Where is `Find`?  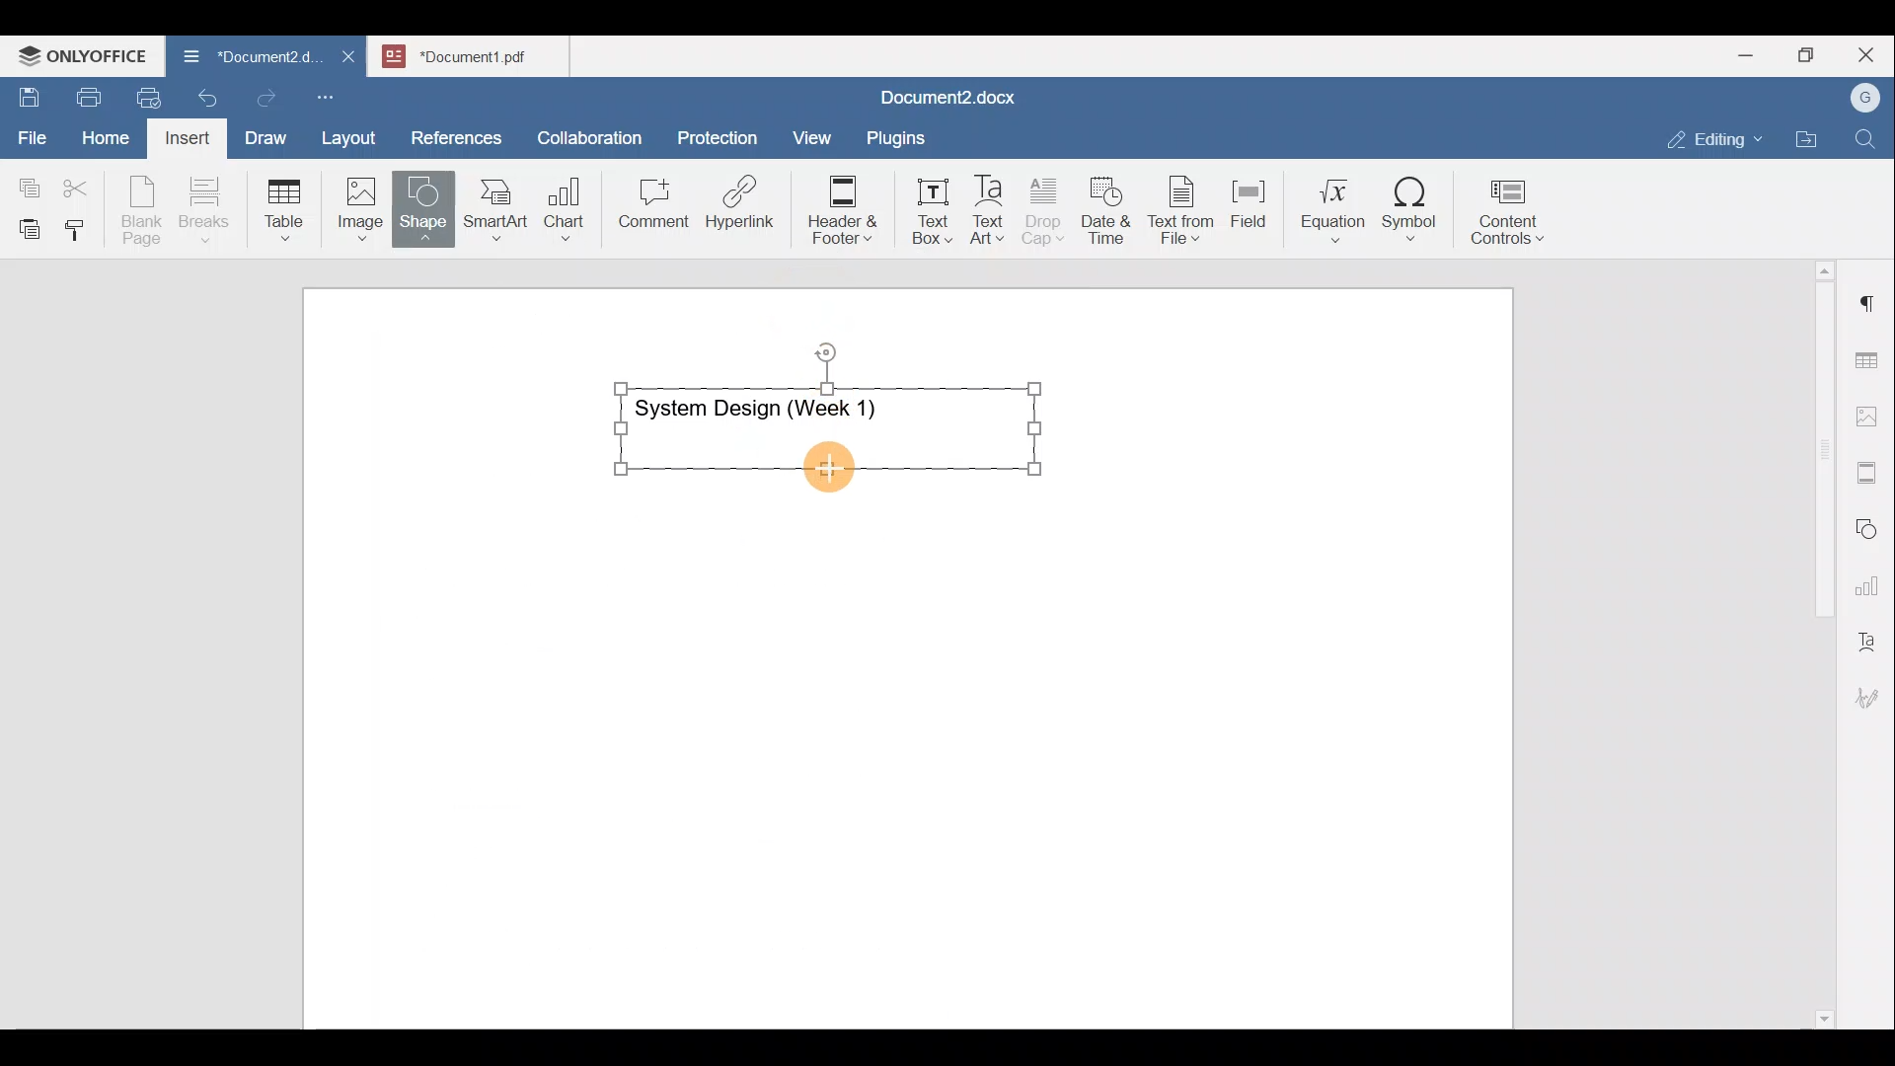
Find is located at coordinates (1867, 140).